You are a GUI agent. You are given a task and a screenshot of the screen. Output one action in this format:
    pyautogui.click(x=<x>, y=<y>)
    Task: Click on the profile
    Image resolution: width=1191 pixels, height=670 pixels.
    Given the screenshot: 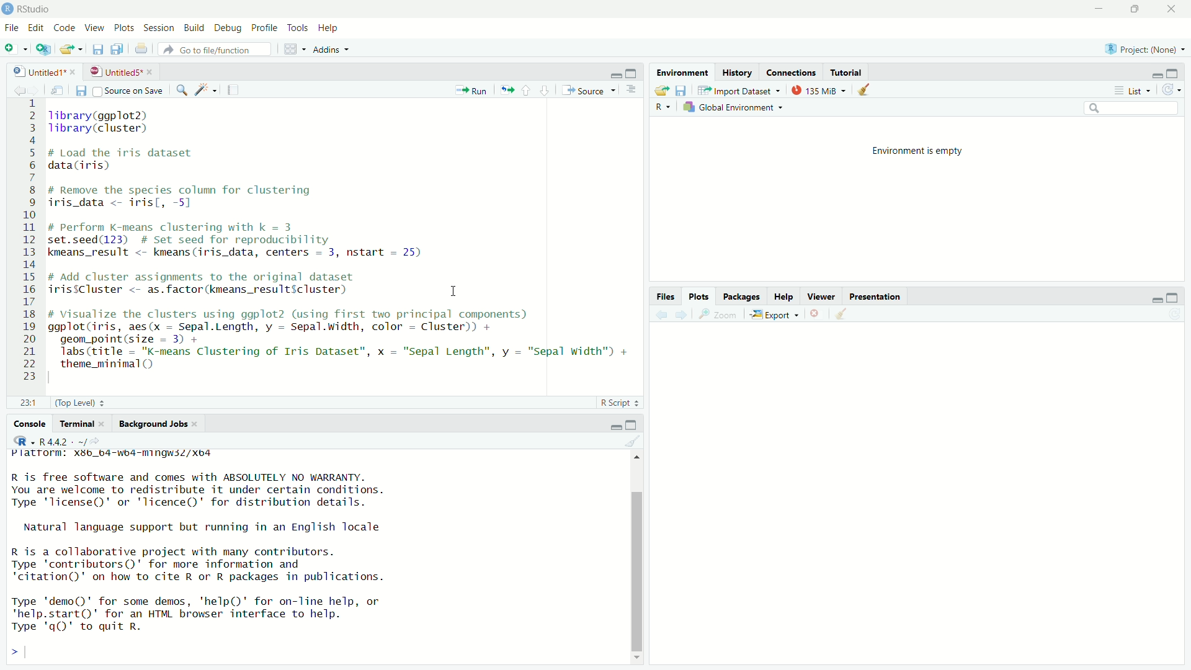 What is the action you would take?
    pyautogui.click(x=265, y=27)
    